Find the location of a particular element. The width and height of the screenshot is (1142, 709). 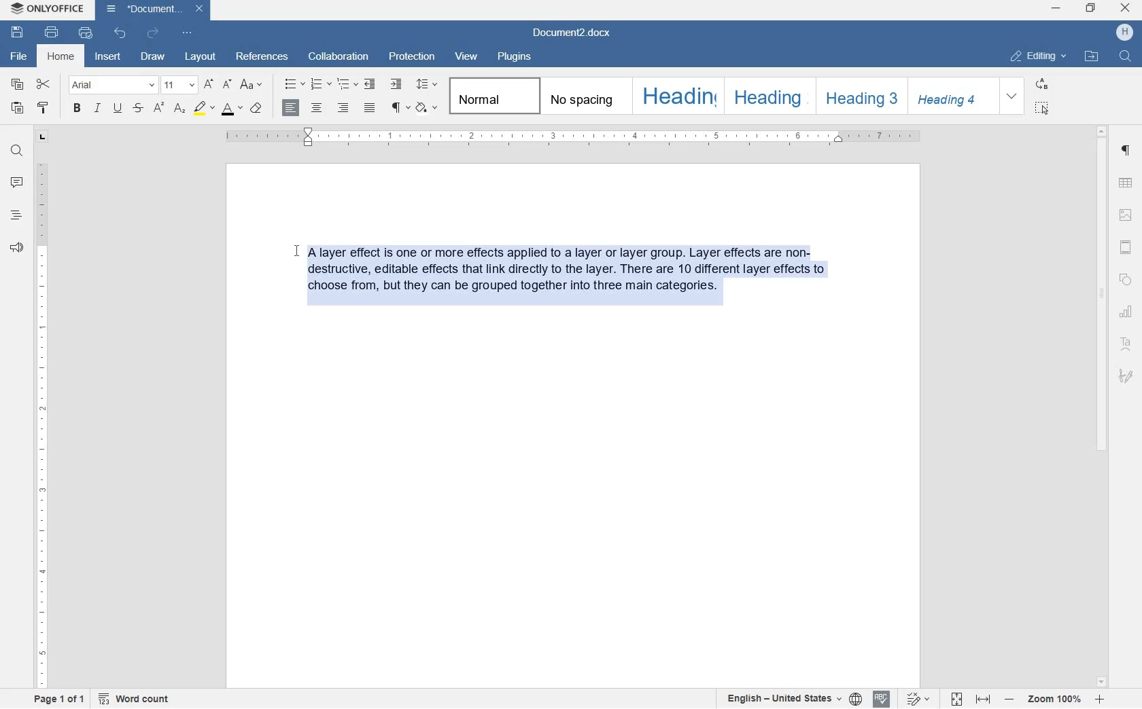

feedback & support is located at coordinates (16, 248).